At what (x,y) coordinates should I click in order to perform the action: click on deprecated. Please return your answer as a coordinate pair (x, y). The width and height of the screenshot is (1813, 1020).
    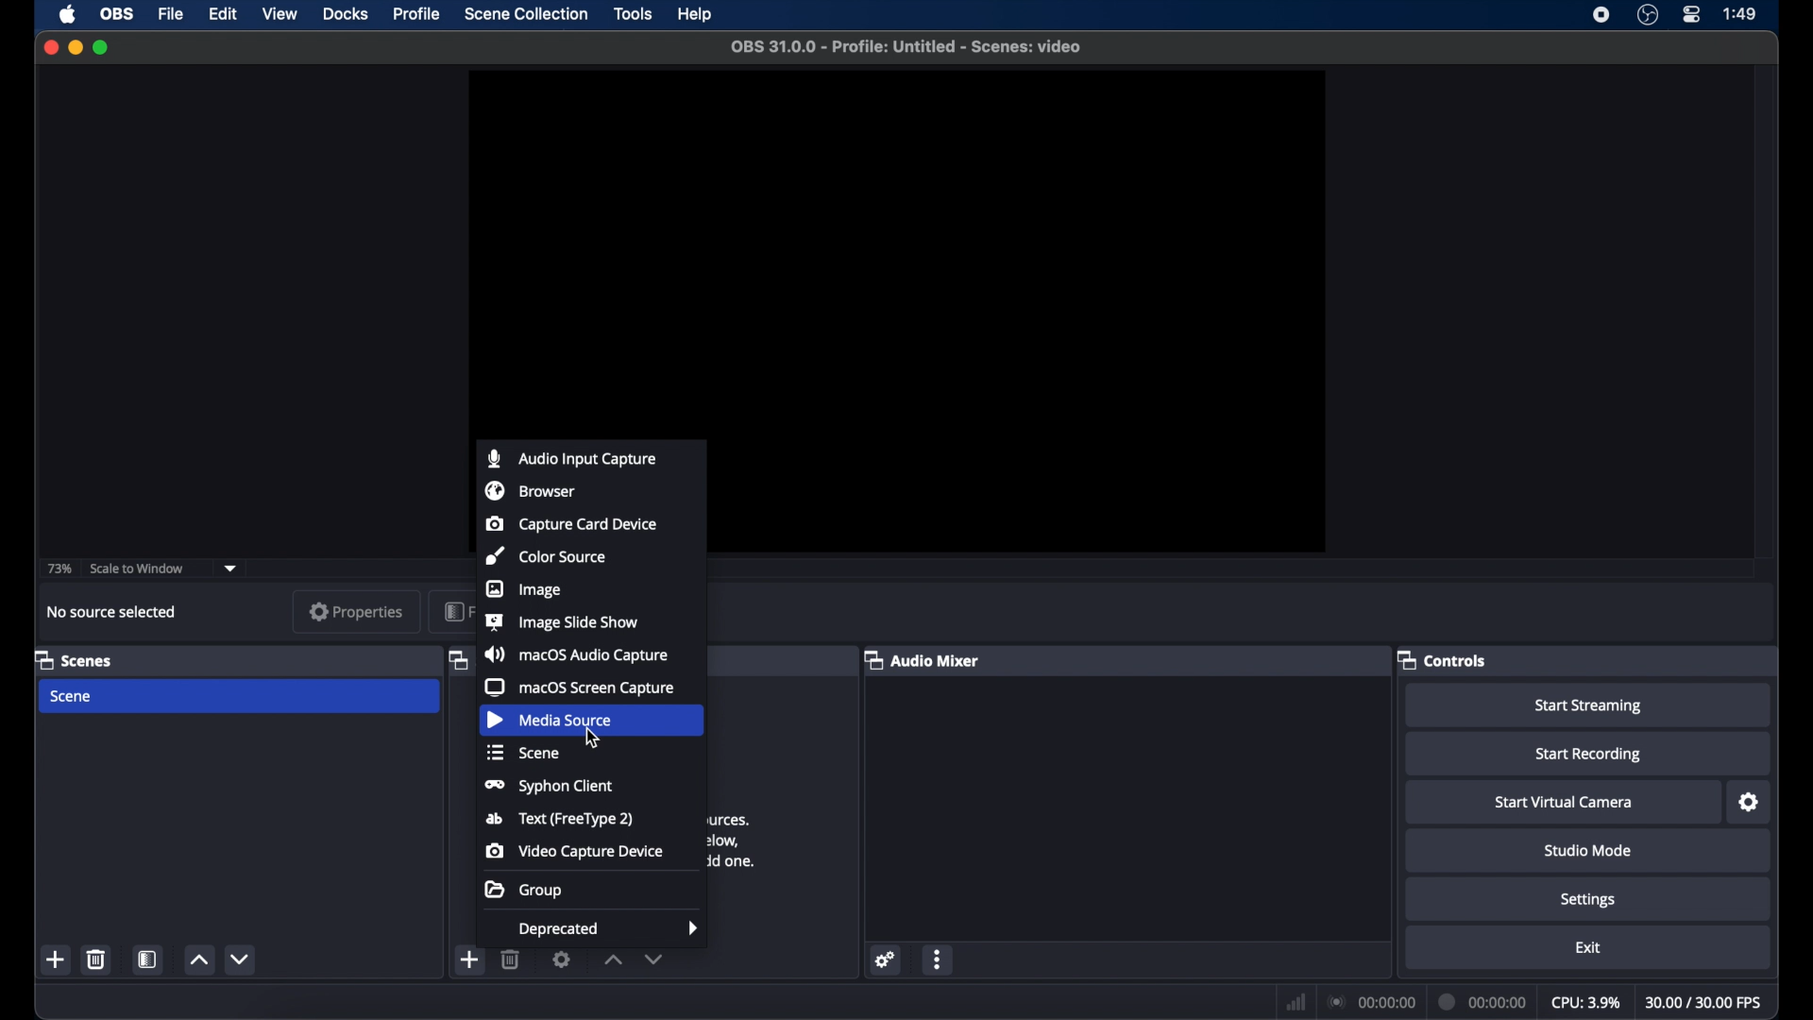
    Looking at the image, I should click on (610, 930).